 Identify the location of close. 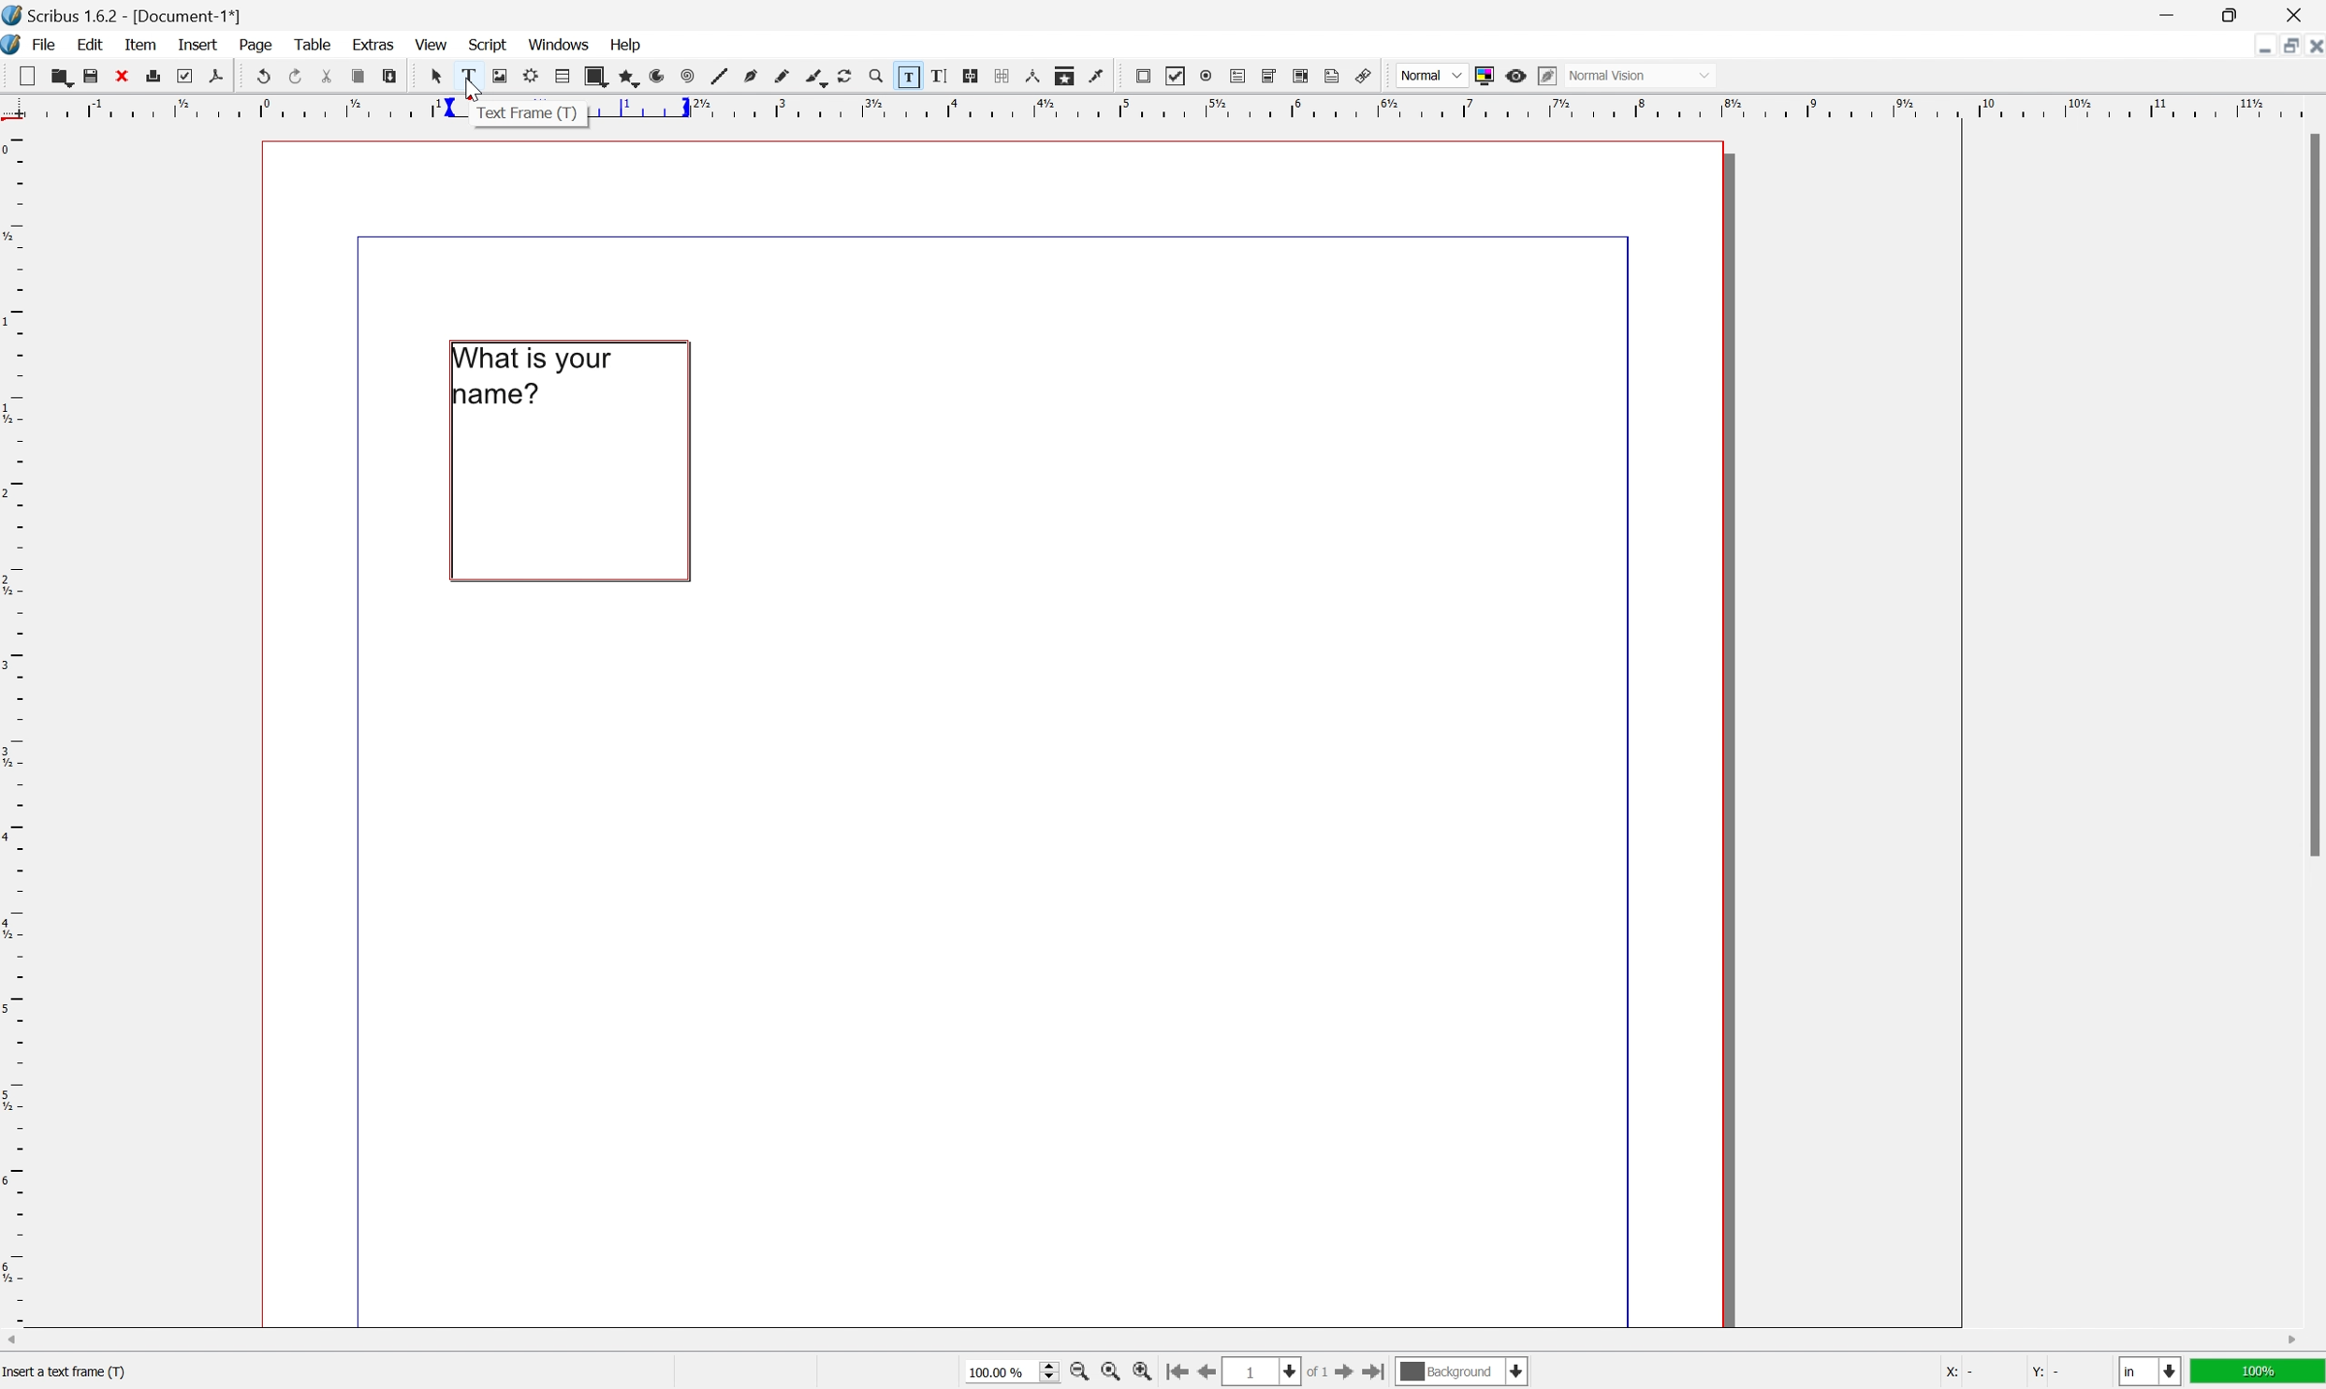
(123, 75).